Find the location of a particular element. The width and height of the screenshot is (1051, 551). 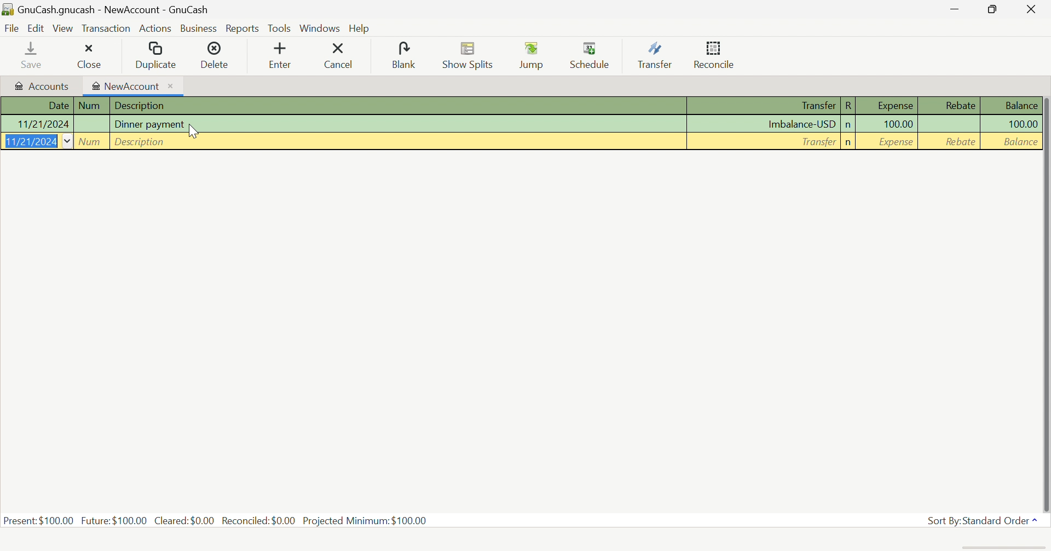

GnuCash.gnucash - NewAccount - GnuCash is located at coordinates (107, 10).